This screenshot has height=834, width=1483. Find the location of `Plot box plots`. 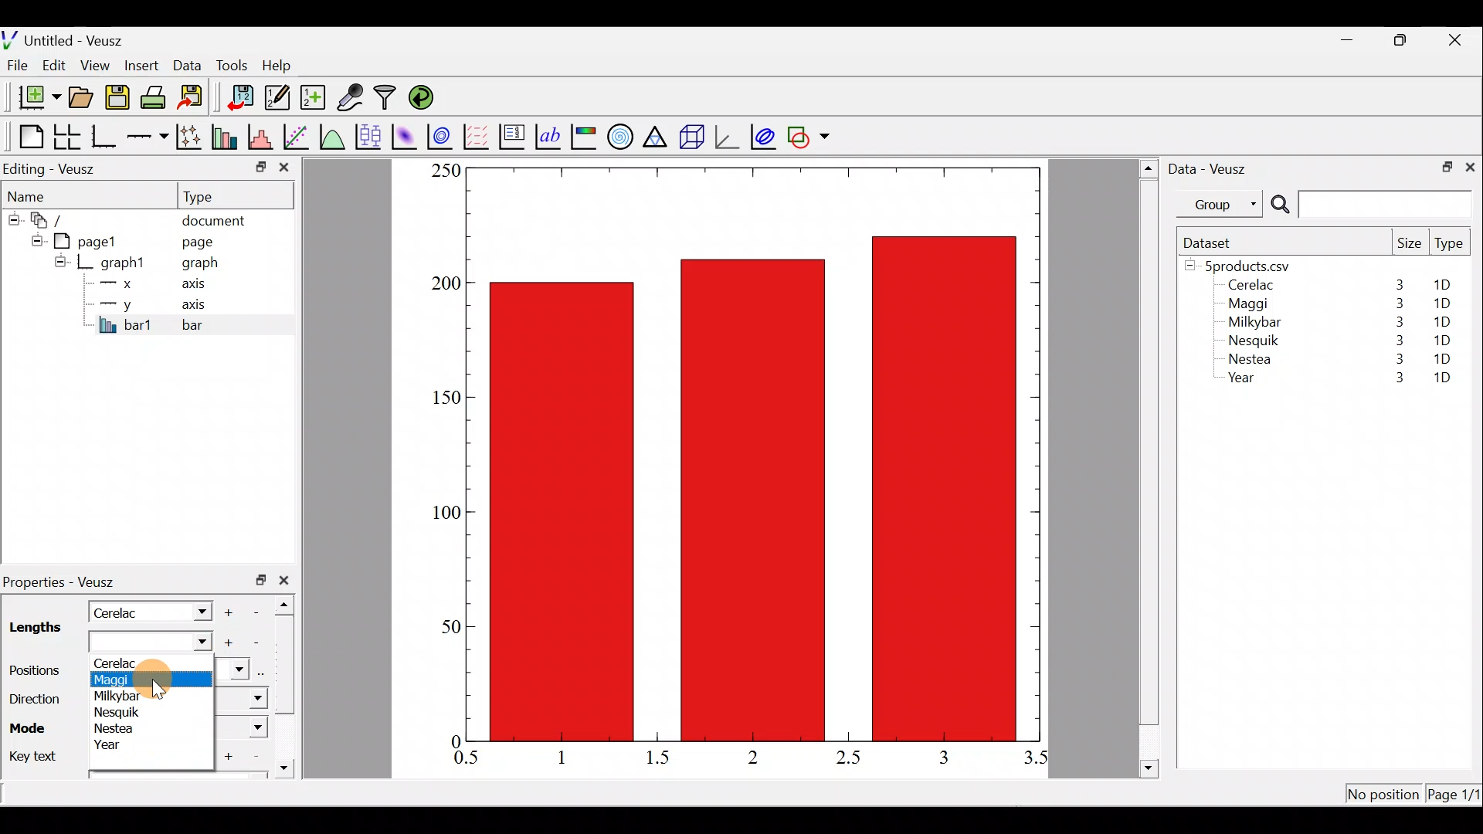

Plot box plots is located at coordinates (370, 136).